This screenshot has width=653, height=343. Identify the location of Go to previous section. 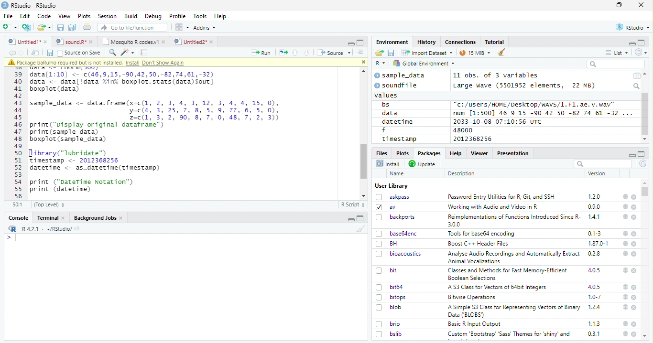
(296, 53).